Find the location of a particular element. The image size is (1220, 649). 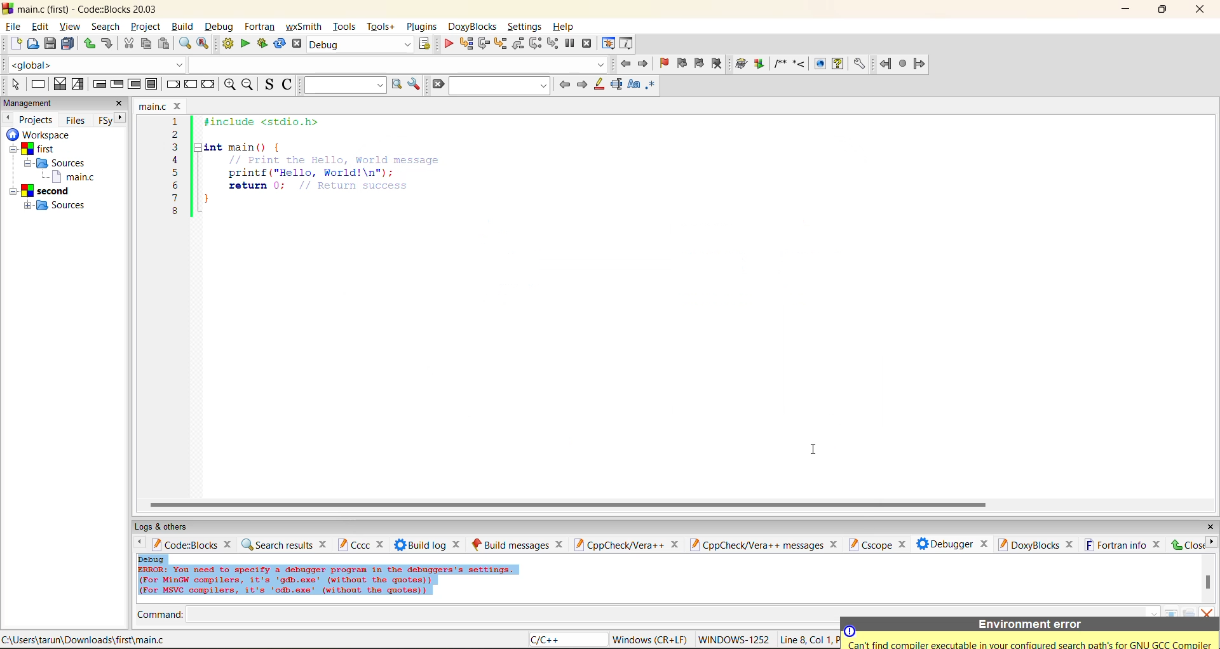

1 is located at coordinates (177, 122).